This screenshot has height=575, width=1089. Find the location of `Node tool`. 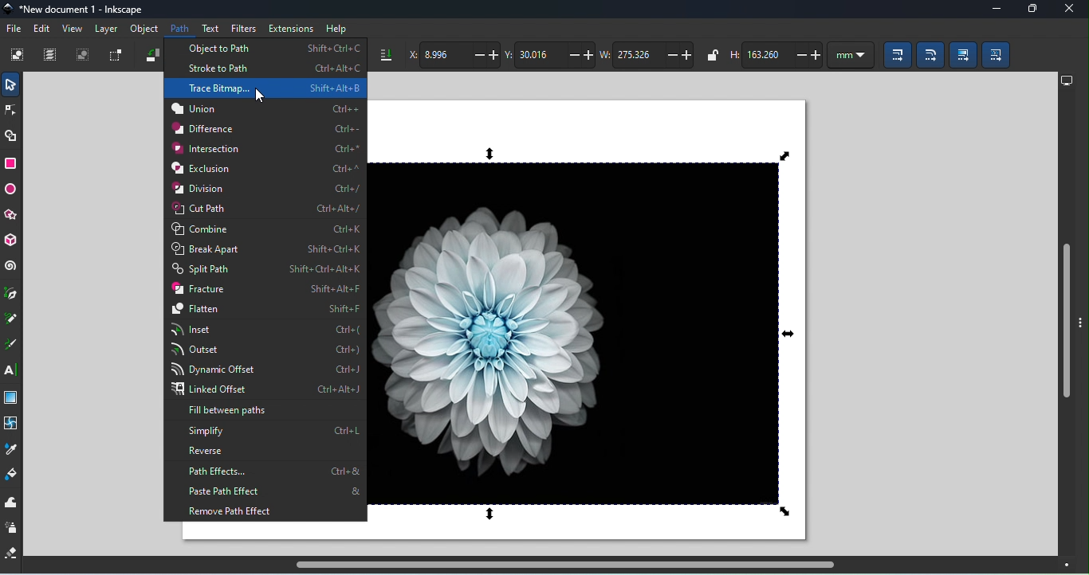

Node tool is located at coordinates (13, 109).